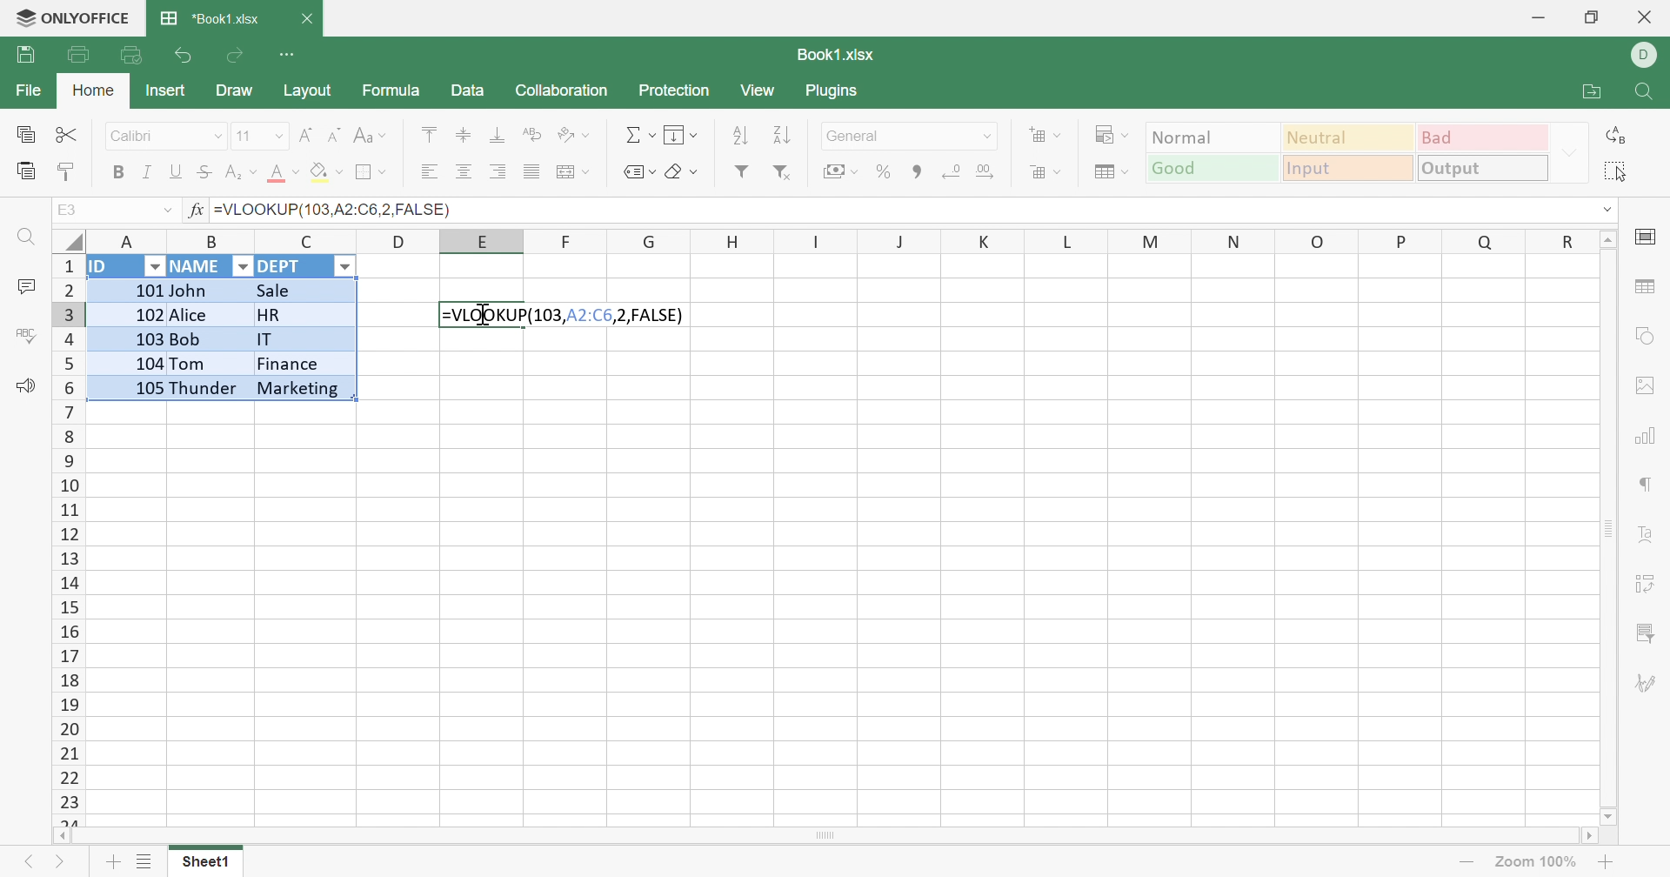  I want to click on Superscript / subscript, so click(242, 173).